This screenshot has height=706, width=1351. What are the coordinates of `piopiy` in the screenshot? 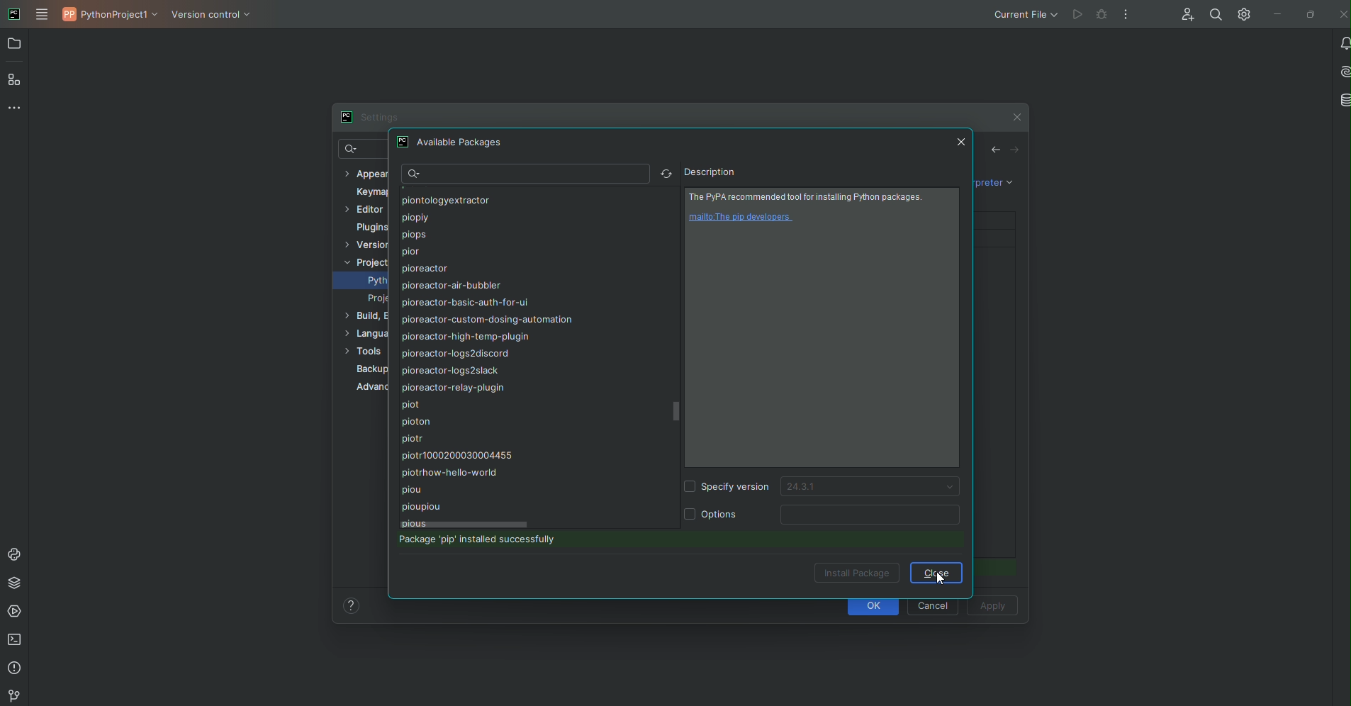 It's located at (414, 218).